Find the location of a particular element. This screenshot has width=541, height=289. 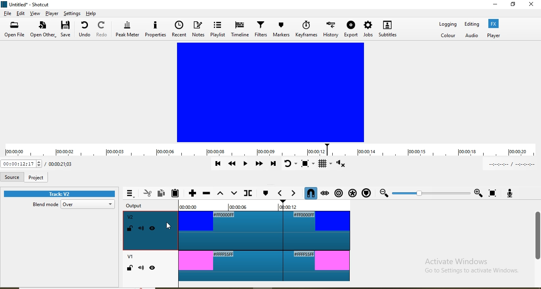

Notes is located at coordinates (198, 30).